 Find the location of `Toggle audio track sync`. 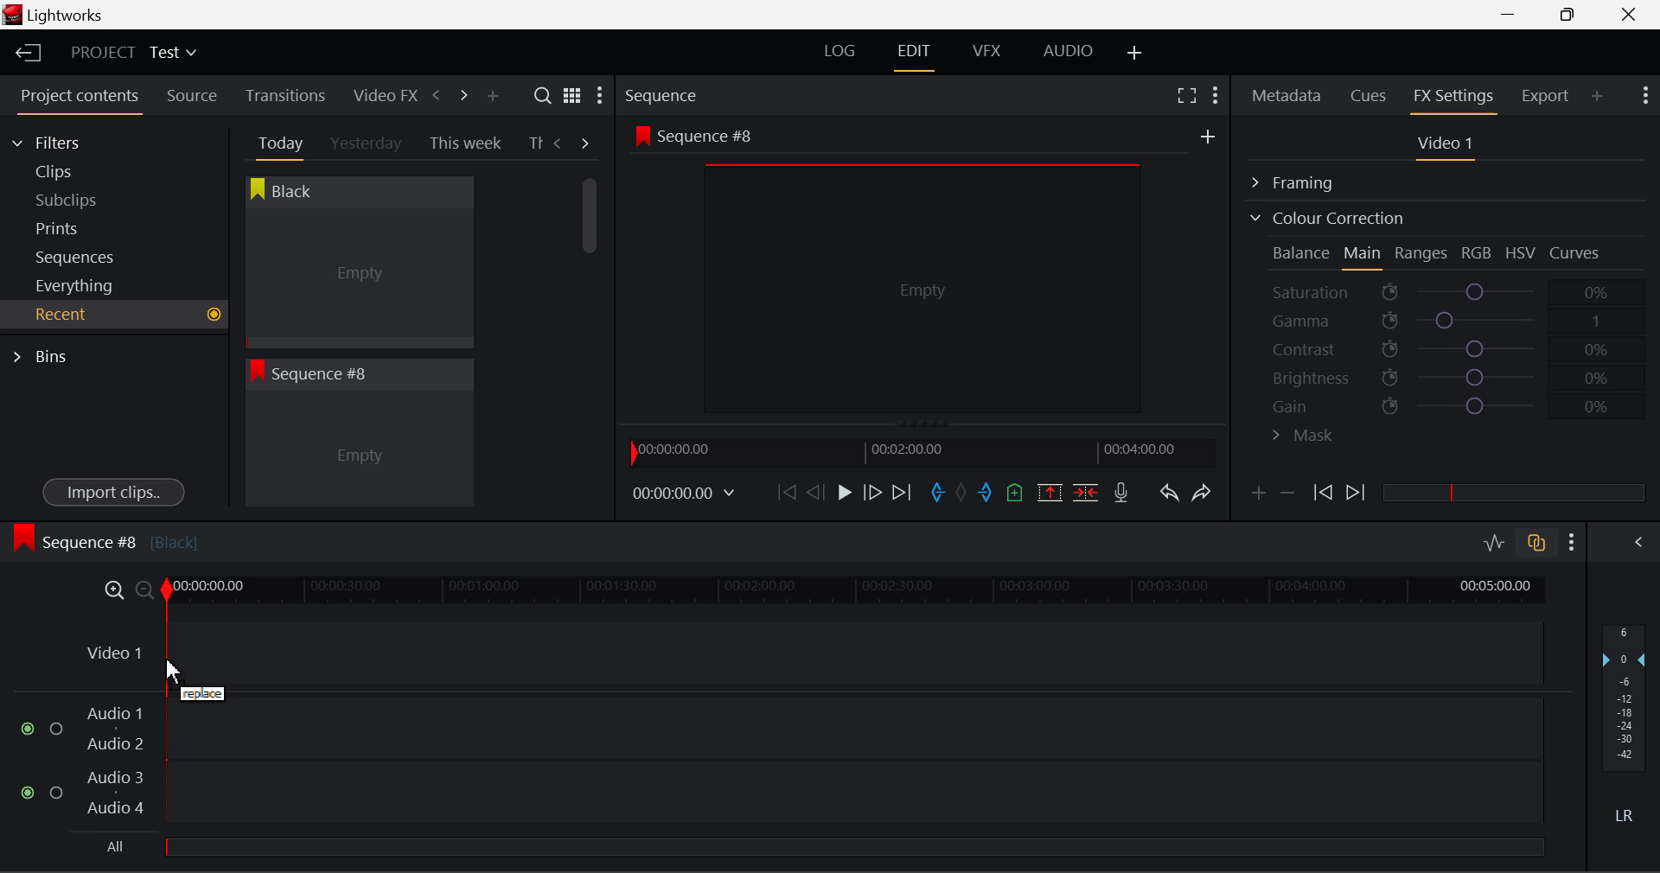

Toggle audio track sync is located at coordinates (1537, 541).